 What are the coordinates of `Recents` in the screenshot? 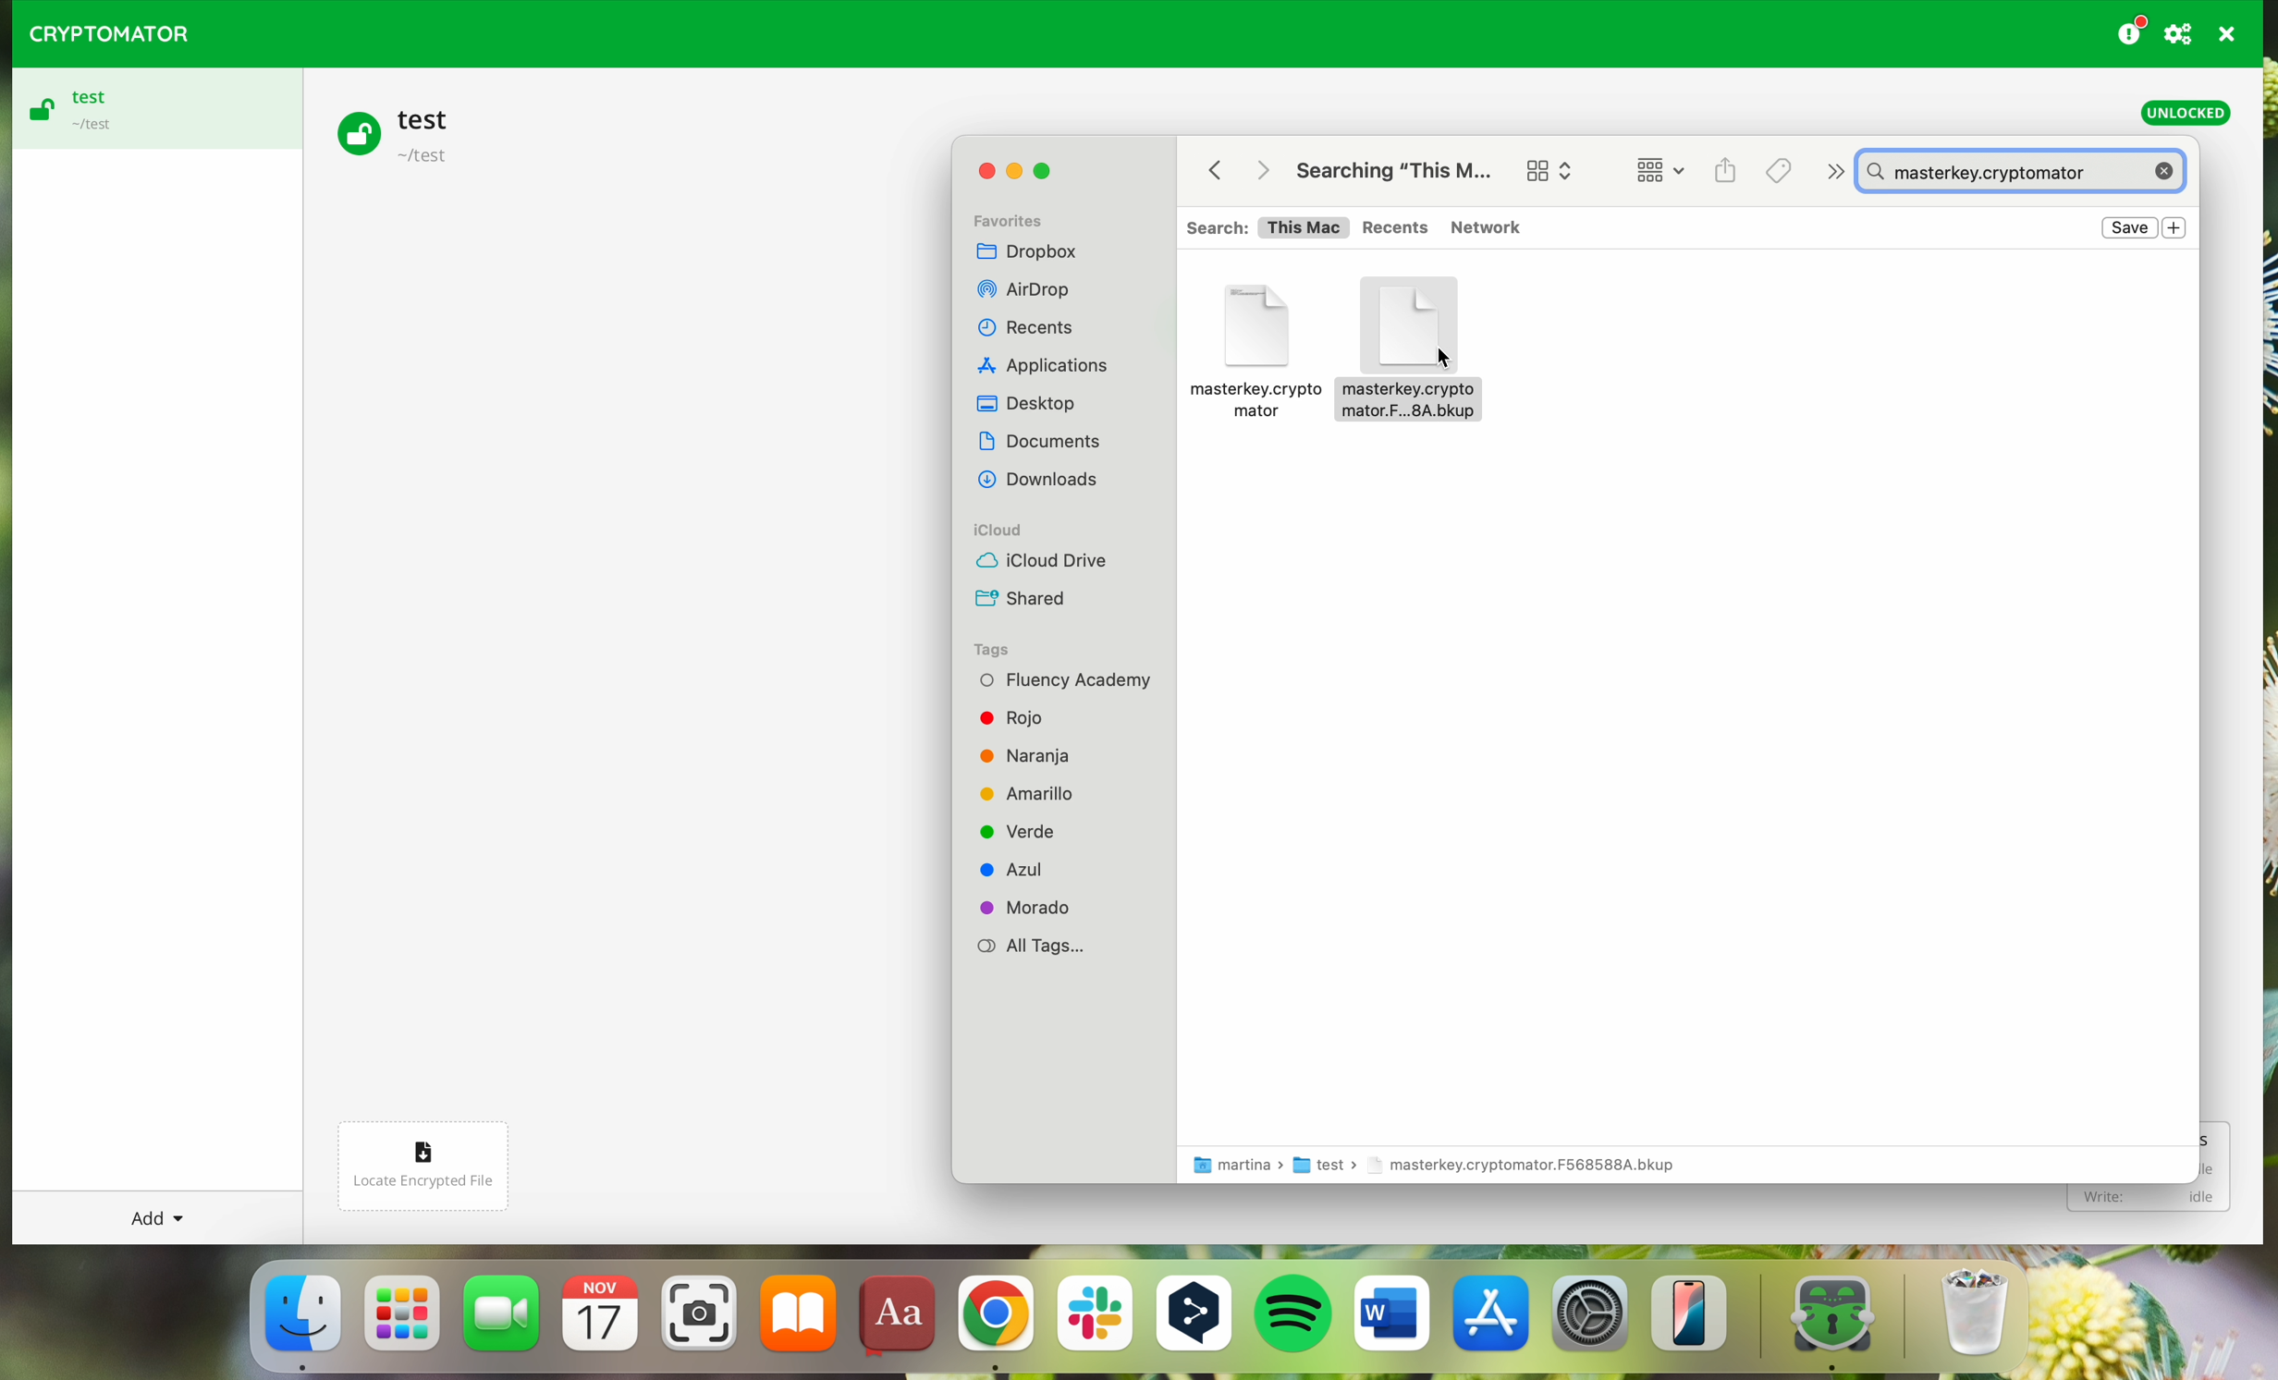 It's located at (1397, 227).